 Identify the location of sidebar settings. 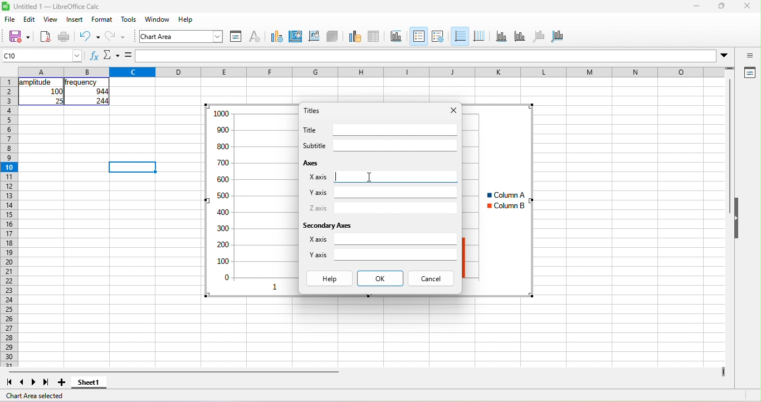
(749, 55).